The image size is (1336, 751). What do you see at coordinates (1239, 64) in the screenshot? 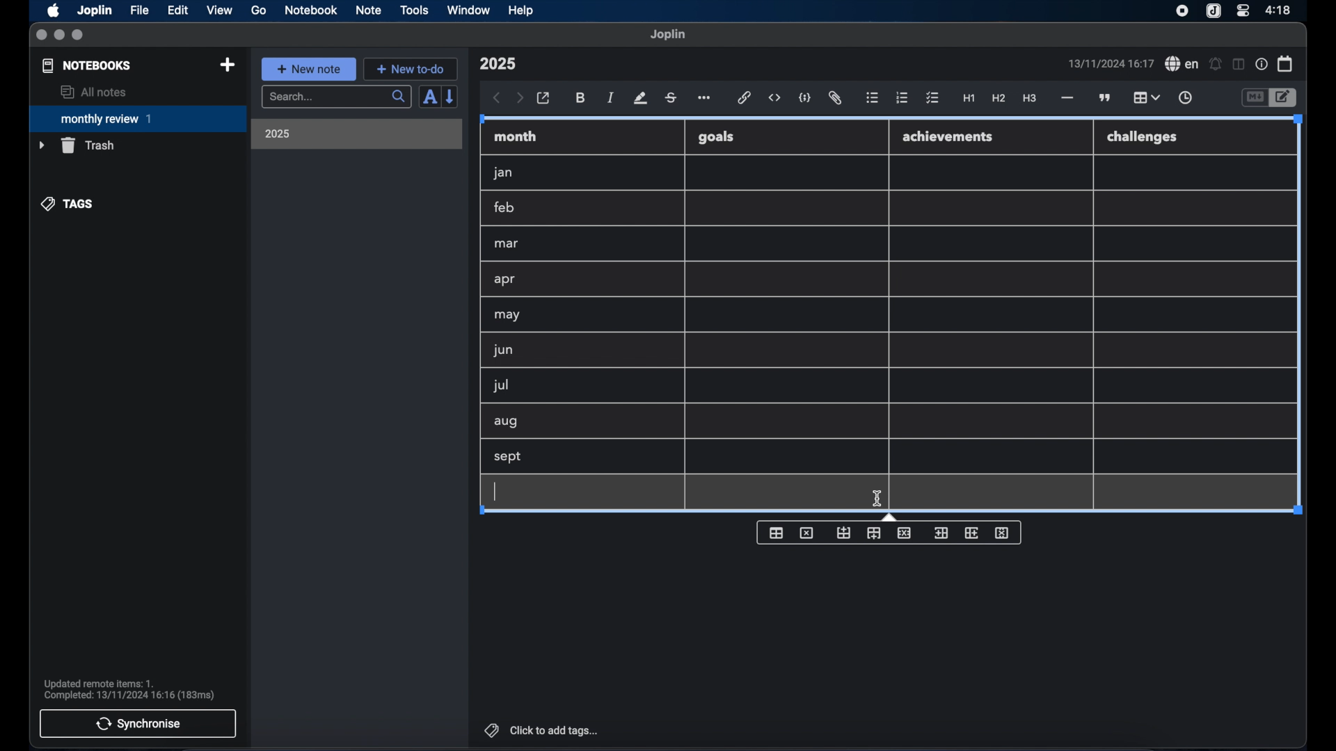
I see `toggle editor layout` at bounding box center [1239, 64].